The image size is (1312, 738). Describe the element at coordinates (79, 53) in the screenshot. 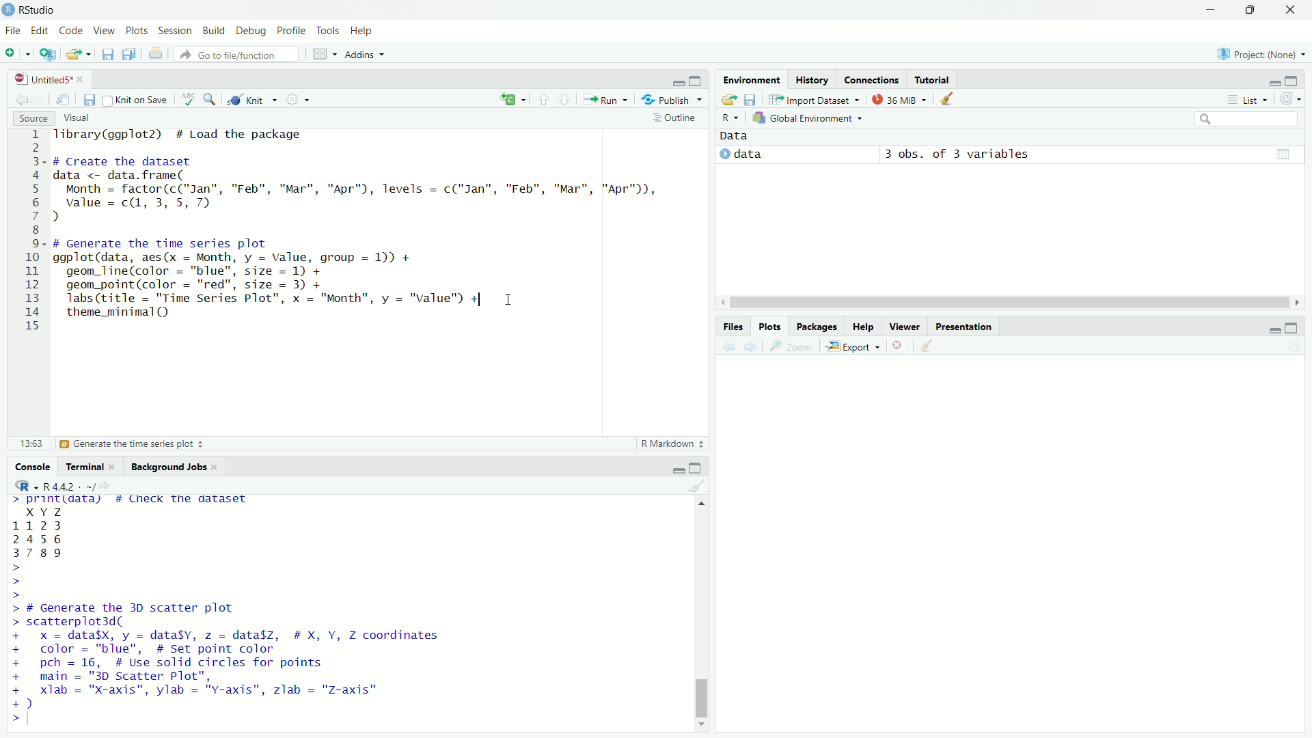

I see `open an existing file` at that location.